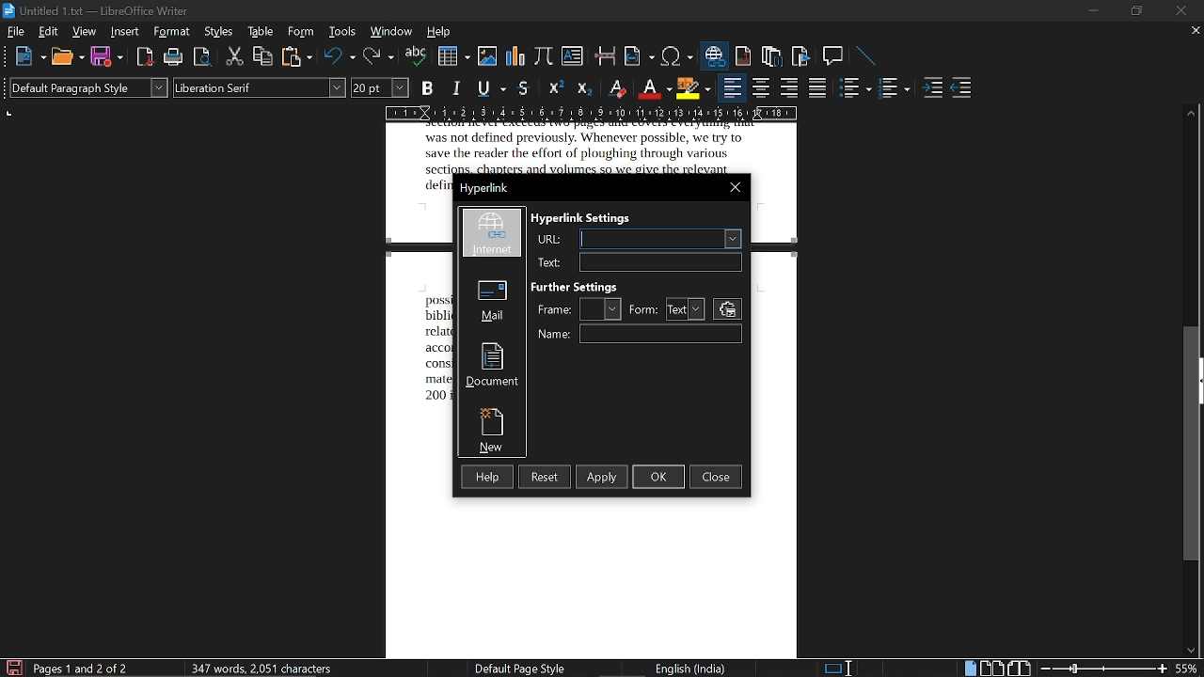  What do you see at coordinates (82, 668) in the screenshot?
I see `current page` at bounding box center [82, 668].